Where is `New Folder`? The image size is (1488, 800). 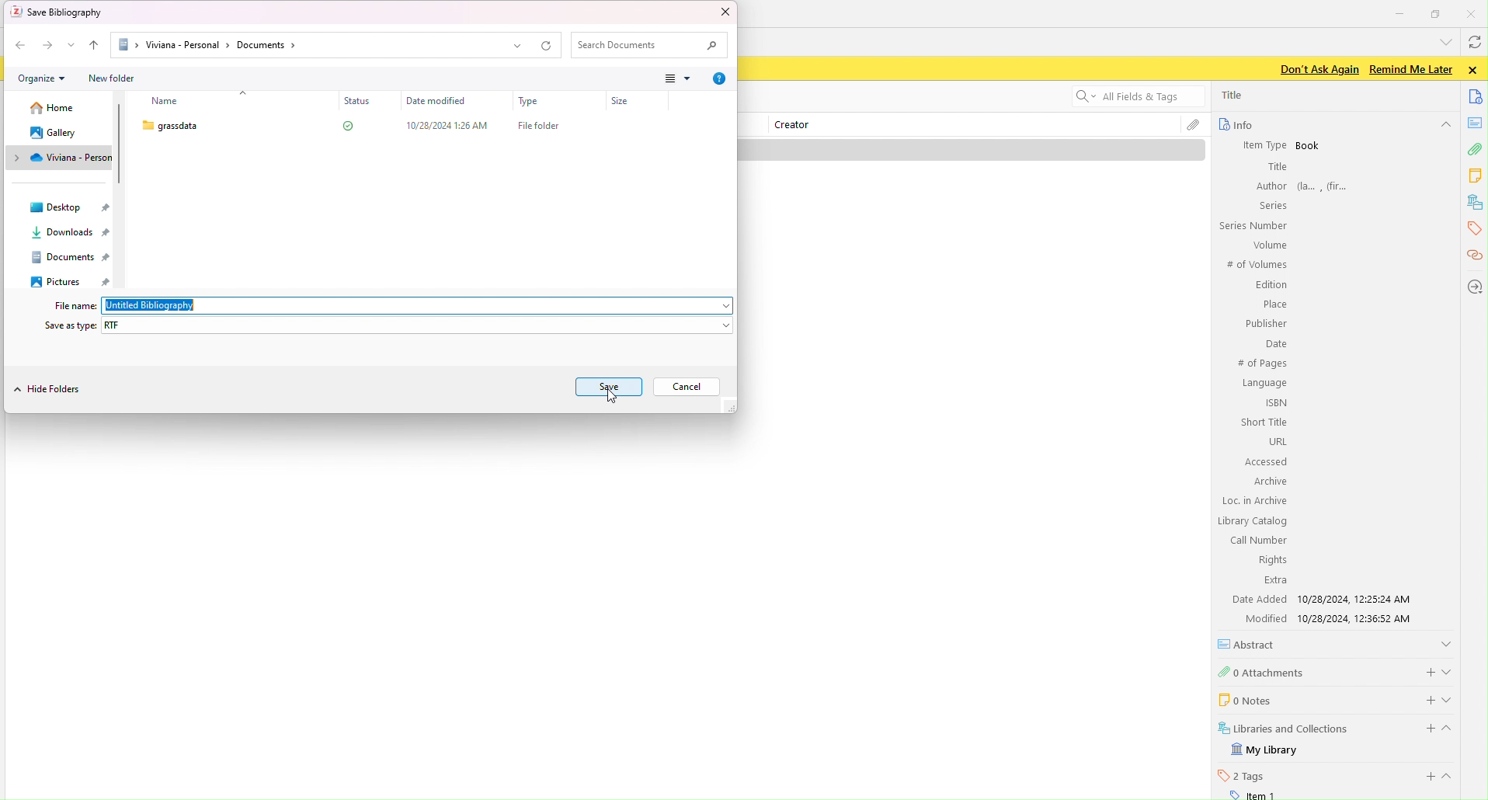
New Folder is located at coordinates (111, 79).